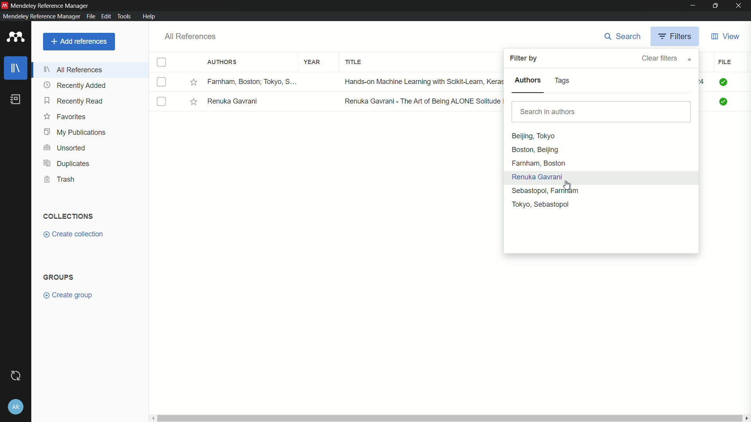 The width and height of the screenshot is (751, 422). What do you see at coordinates (537, 150) in the screenshot?
I see `Boston, Beijing` at bounding box center [537, 150].